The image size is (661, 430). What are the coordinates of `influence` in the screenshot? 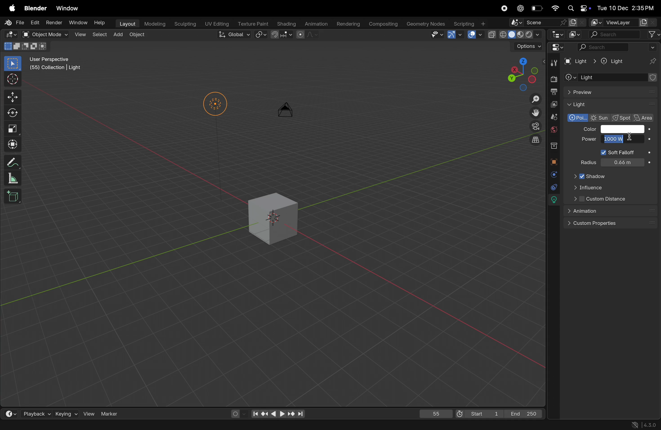 It's located at (604, 187).